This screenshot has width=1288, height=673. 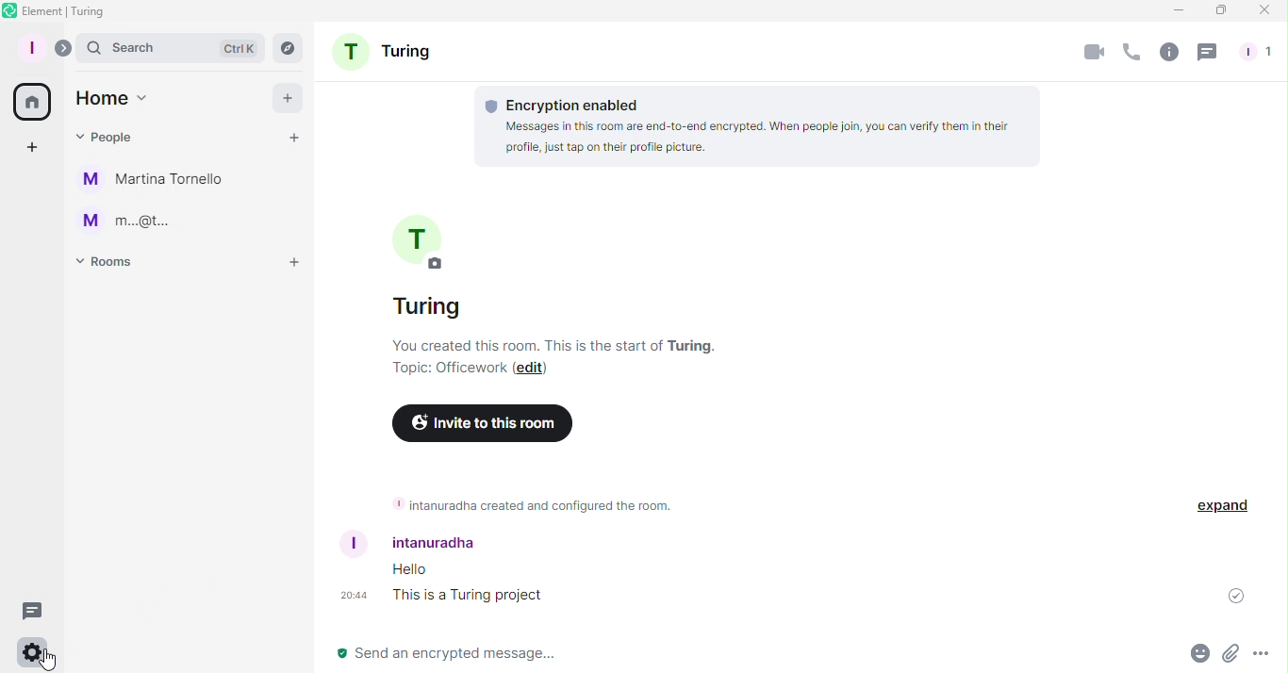 I want to click on Martina Tornello, so click(x=159, y=183).